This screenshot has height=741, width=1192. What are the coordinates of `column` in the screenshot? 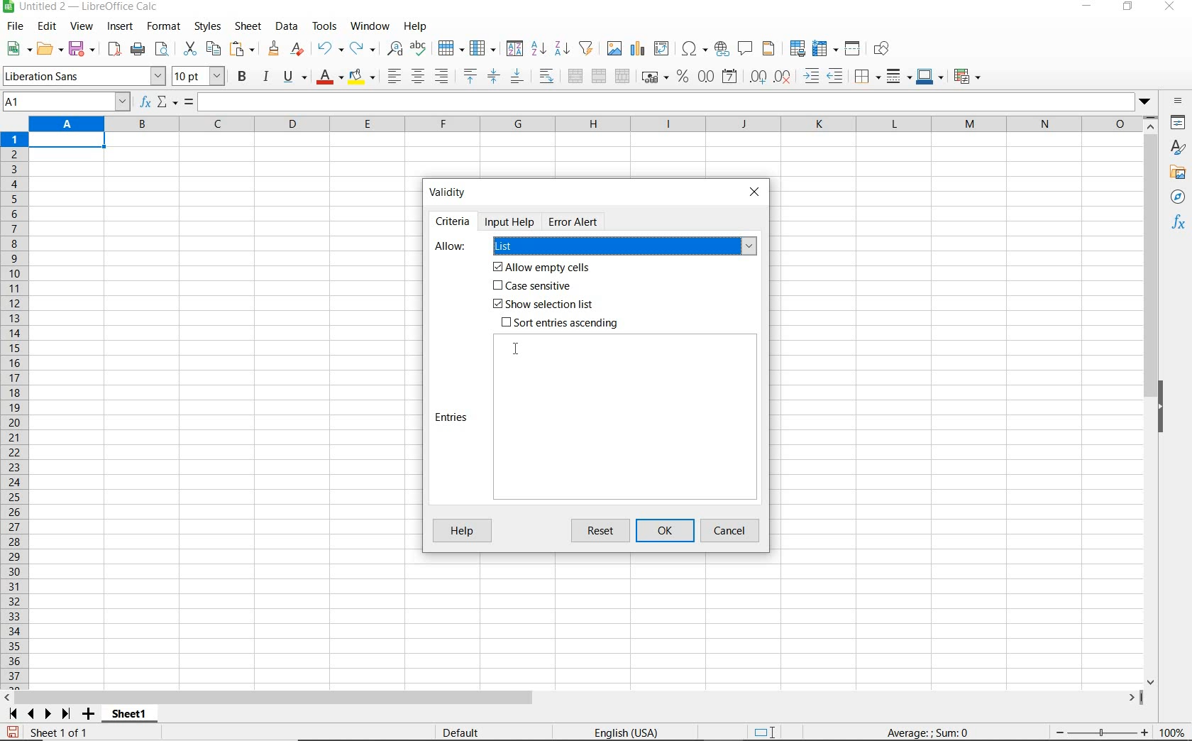 It's located at (484, 49).